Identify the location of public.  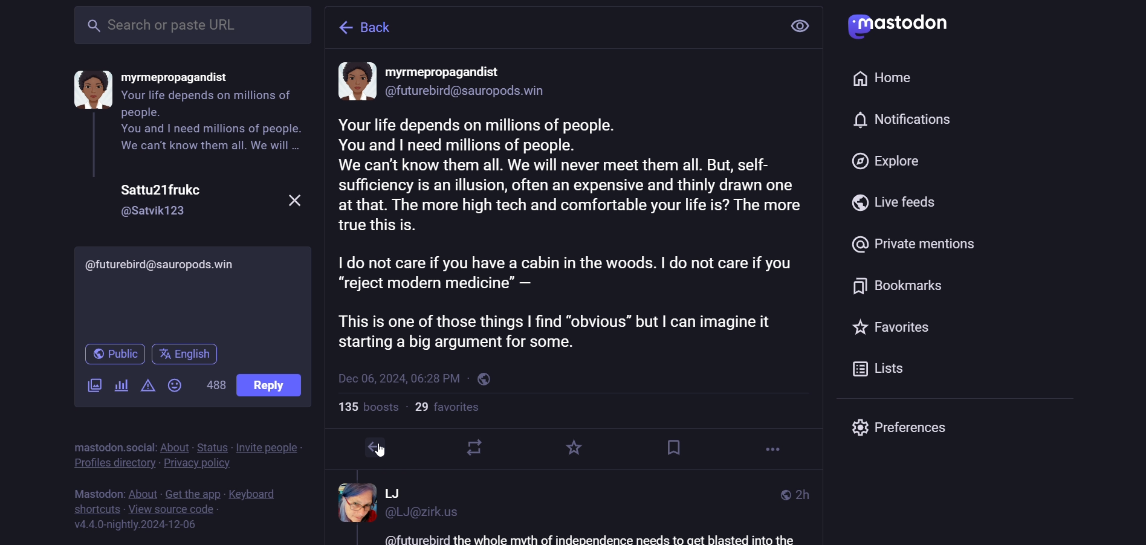
(487, 381).